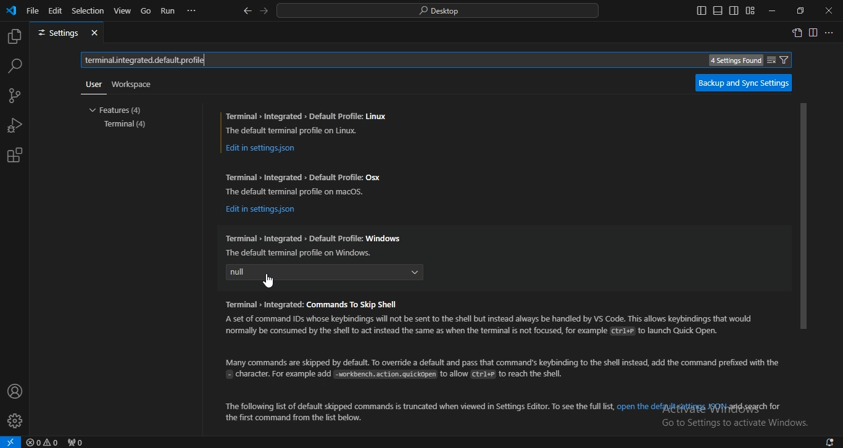 The image size is (843, 448). I want to click on go forward, so click(266, 10).